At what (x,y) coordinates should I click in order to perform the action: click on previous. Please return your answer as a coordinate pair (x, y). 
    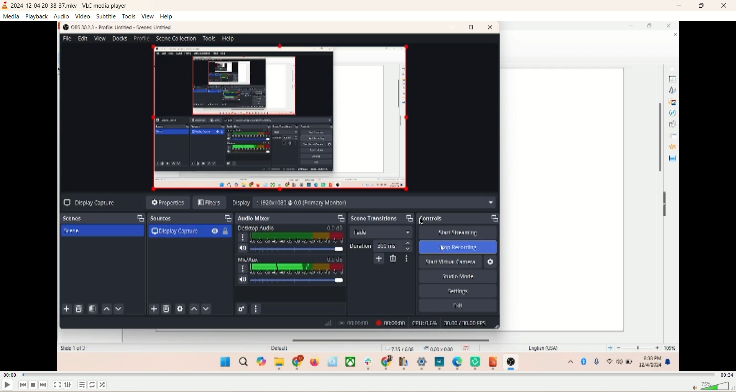
    Looking at the image, I should click on (23, 385).